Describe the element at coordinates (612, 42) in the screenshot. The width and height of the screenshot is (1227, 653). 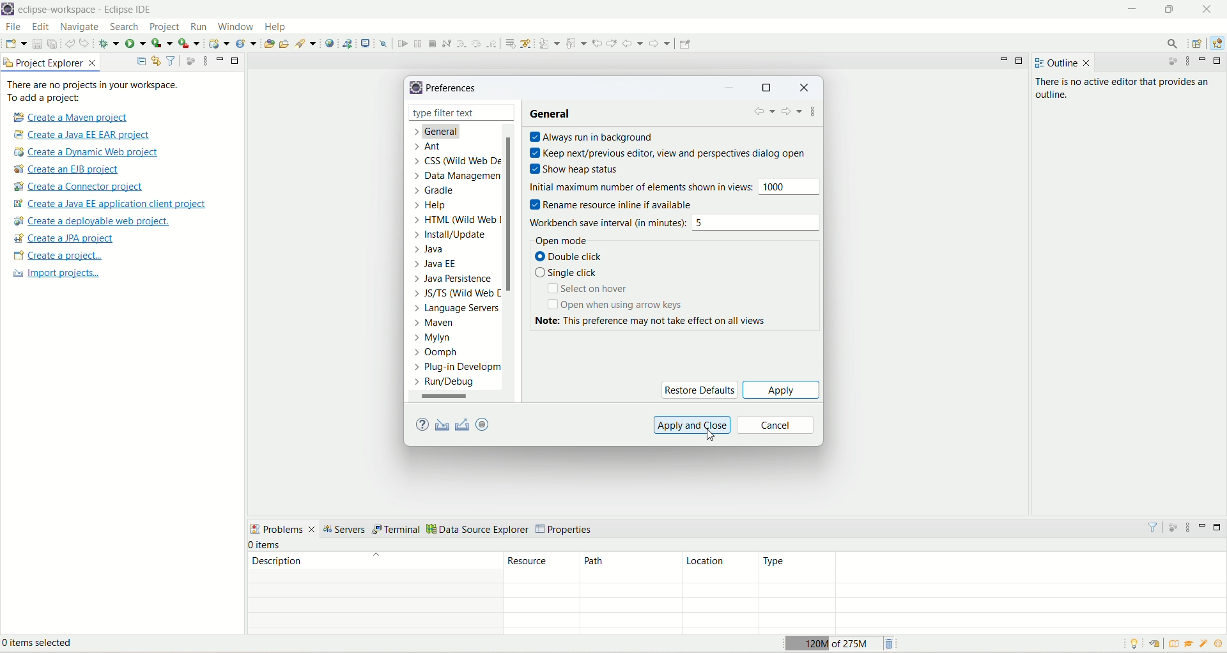
I see `next edit location` at that location.